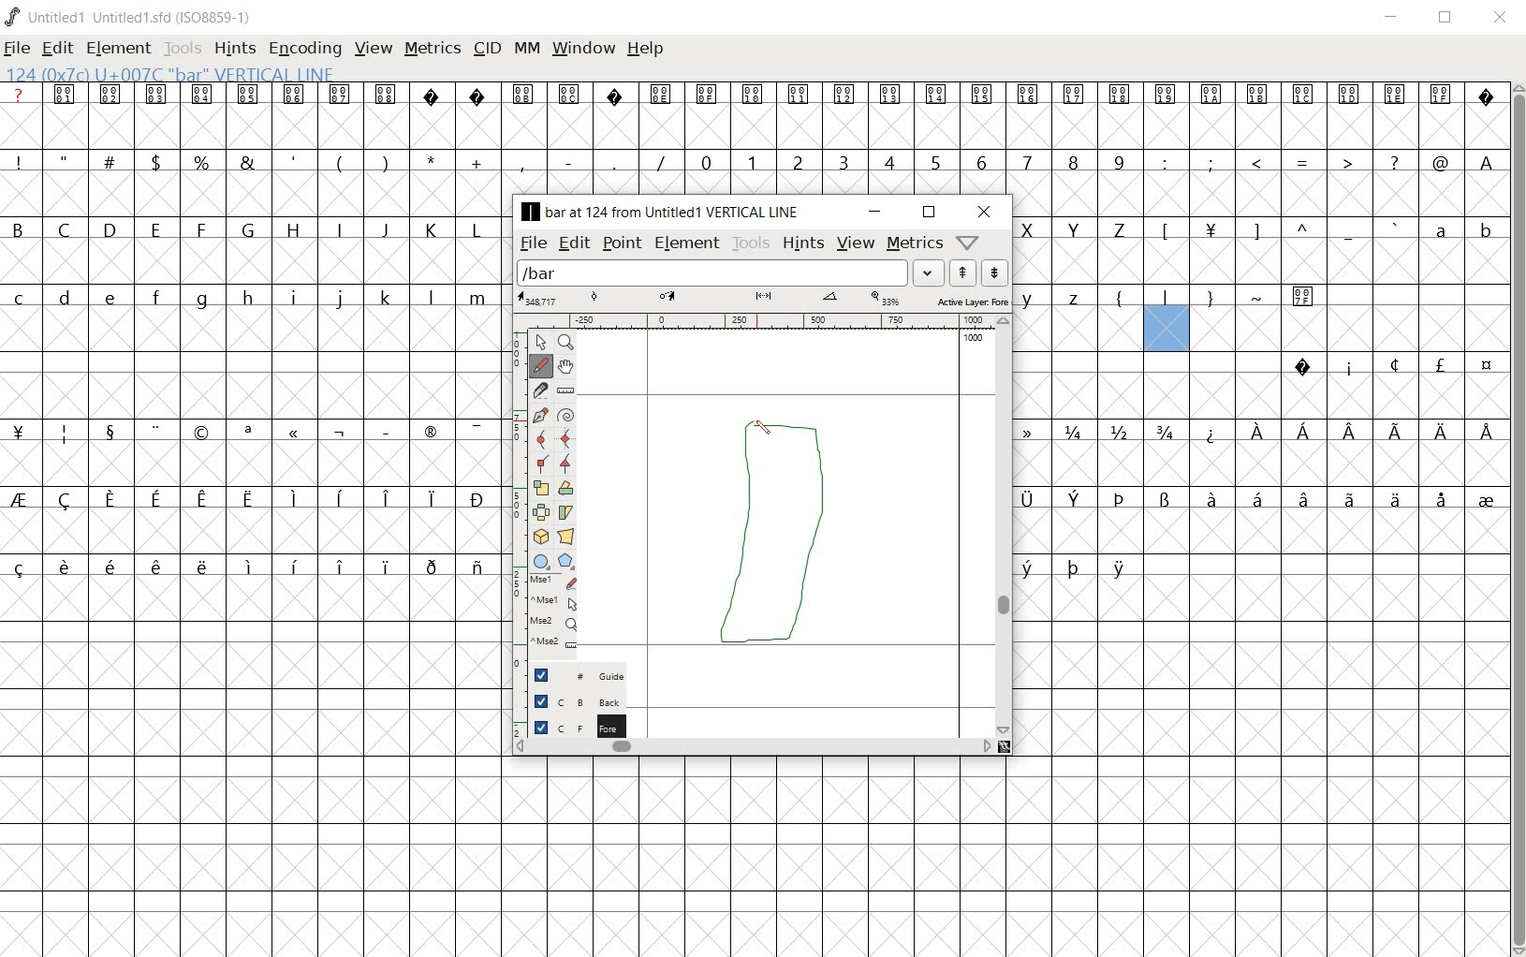 This screenshot has width=1526, height=957. What do you see at coordinates (569, 676) in the screenshot?
I see `guide` at bounding box center [569, 676].